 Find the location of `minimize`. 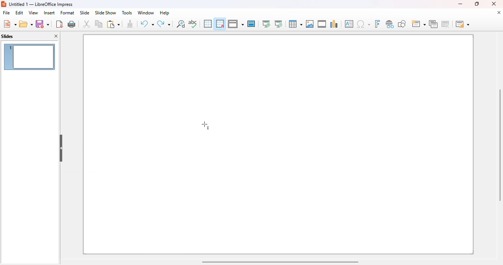

minimize is located at coordinates (460, 4).